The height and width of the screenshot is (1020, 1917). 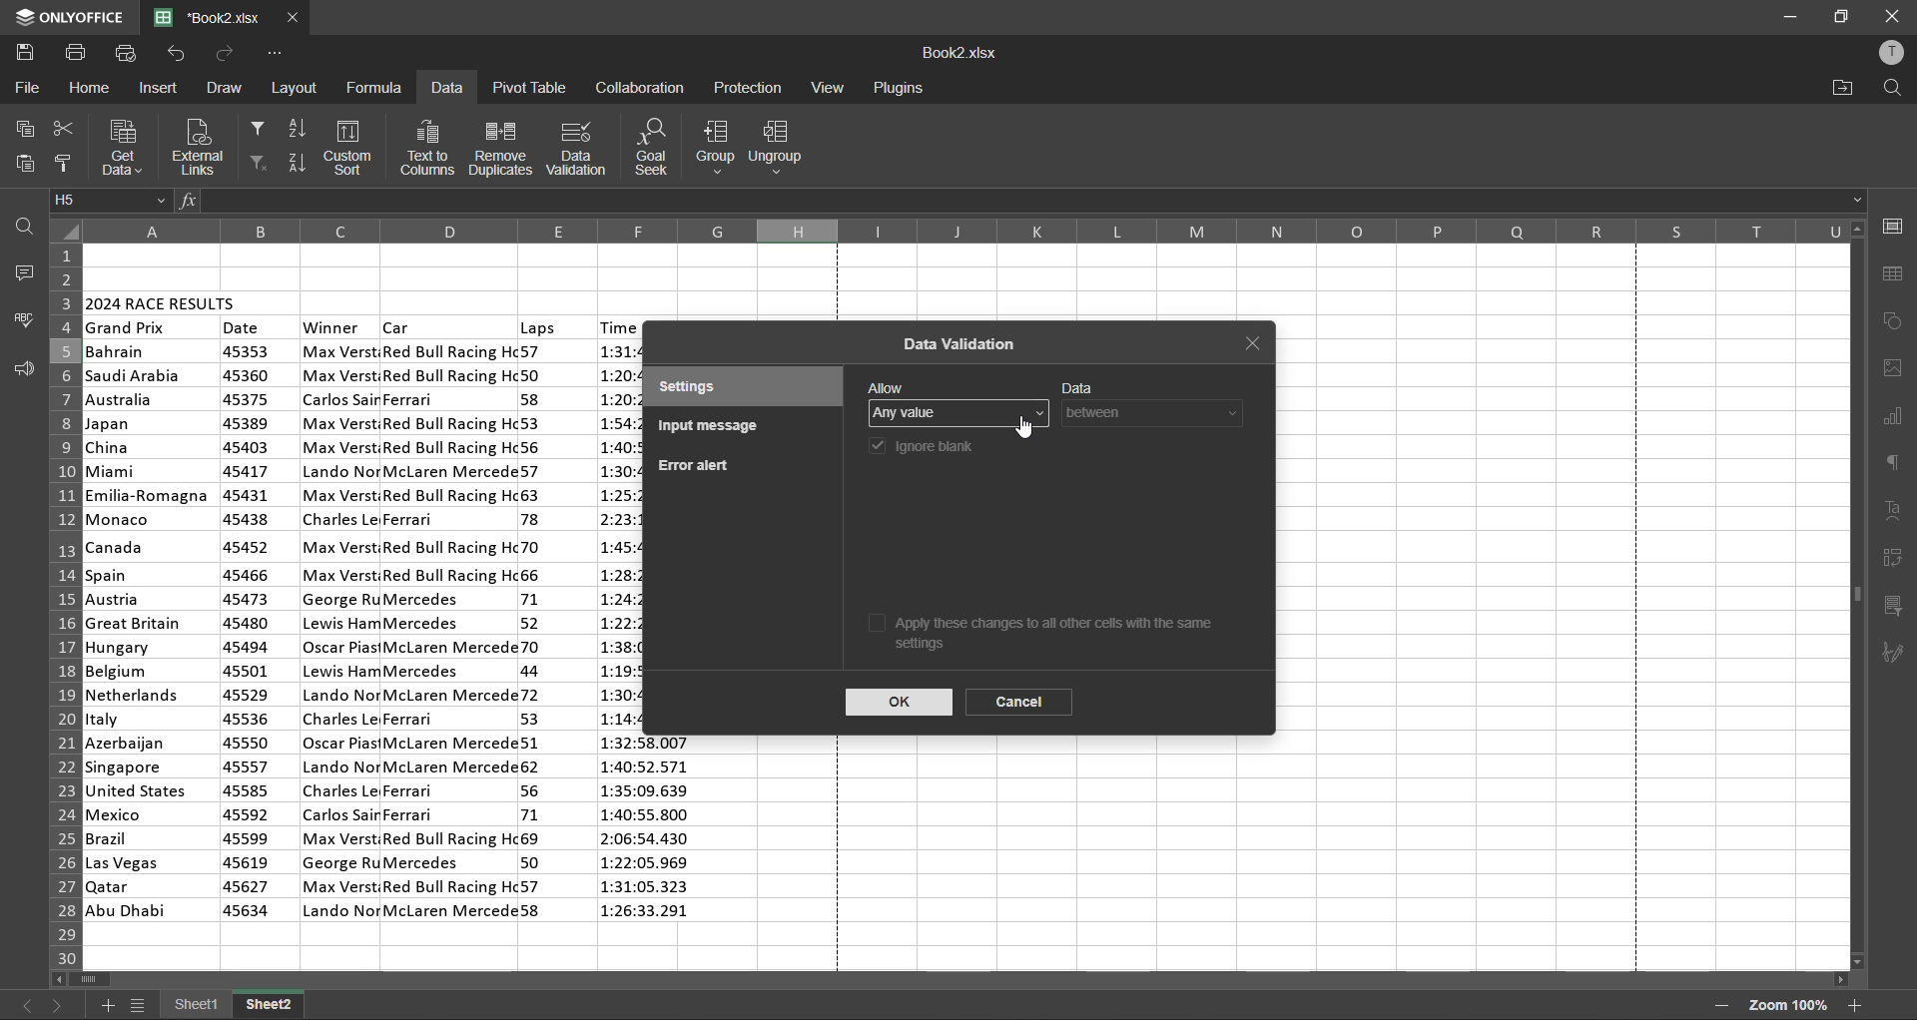 I want to click on error alert, so click(x=693, y=466).